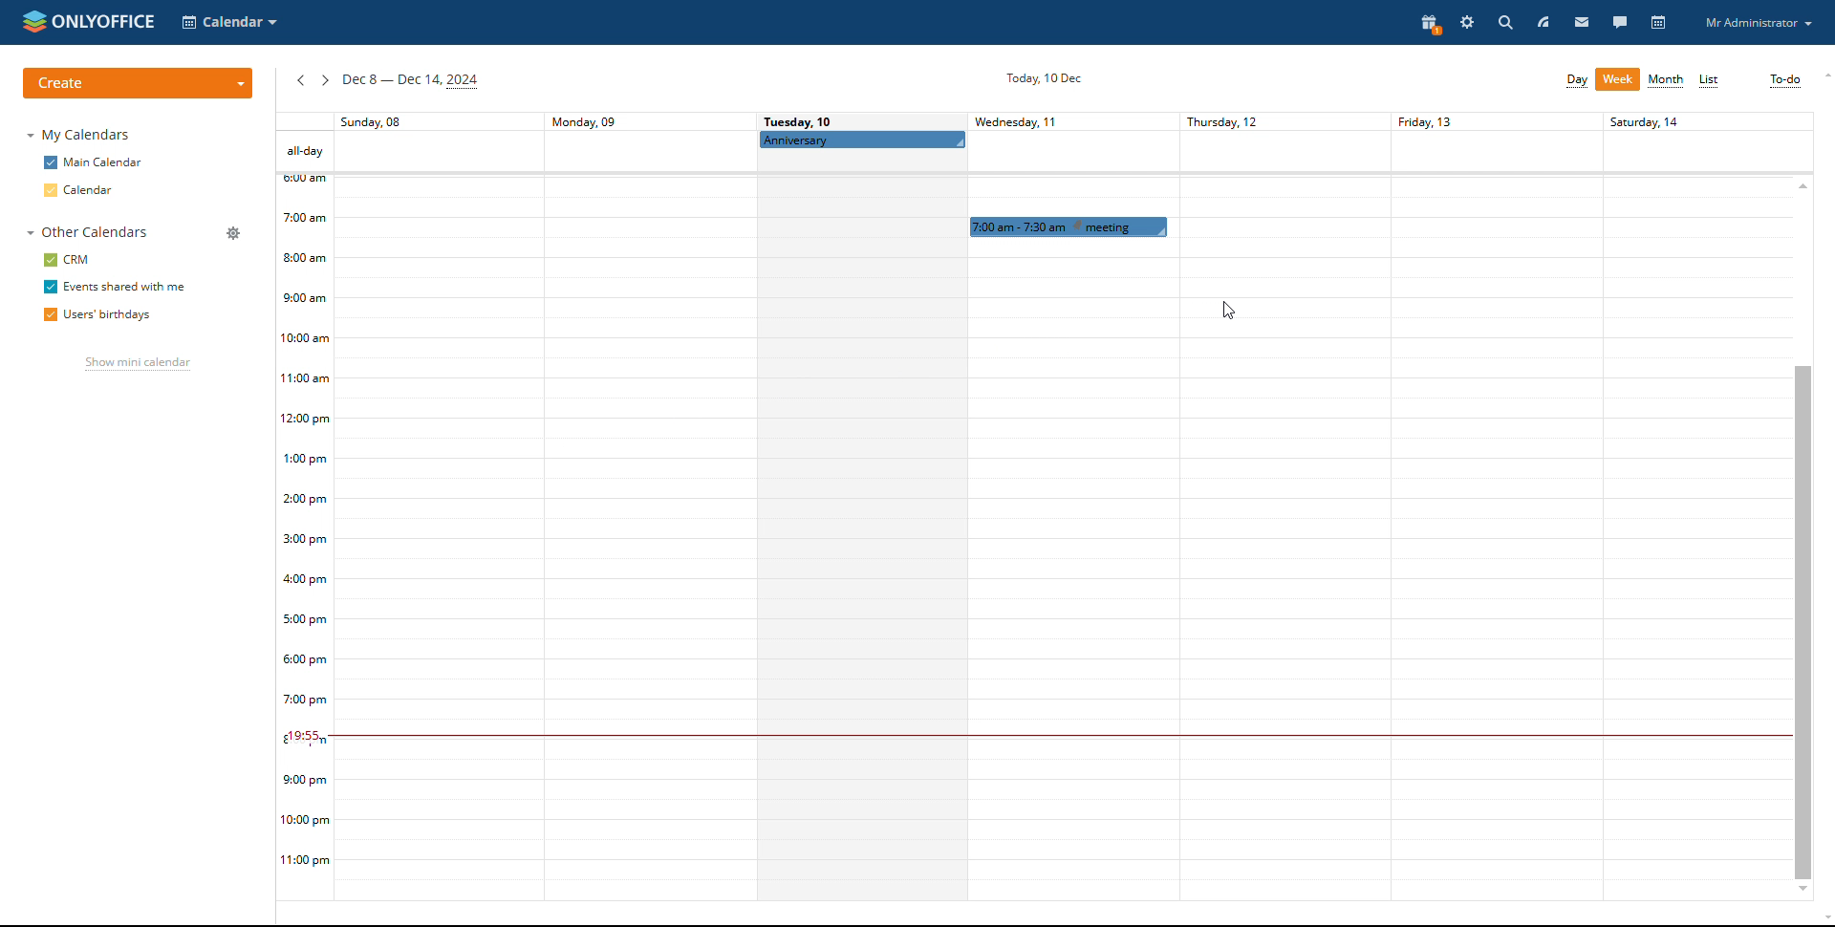 The image size is (1835, 927). What do you see at coordinates (79, 260) in the screenshot?
I see `crm` at bounding box center [79, 260].